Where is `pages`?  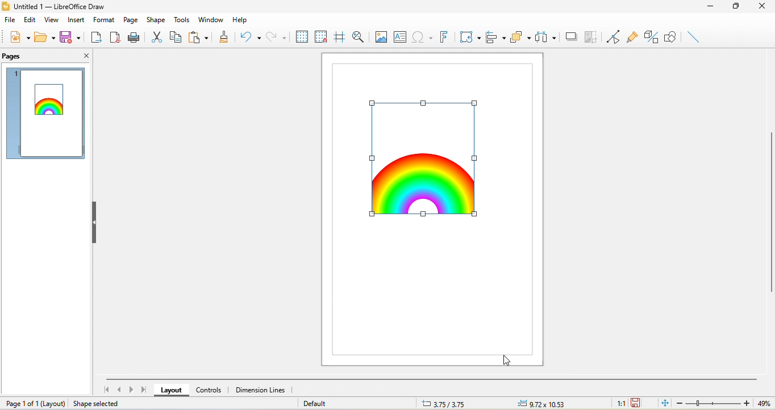
pages is located at coordinates (14, 57).